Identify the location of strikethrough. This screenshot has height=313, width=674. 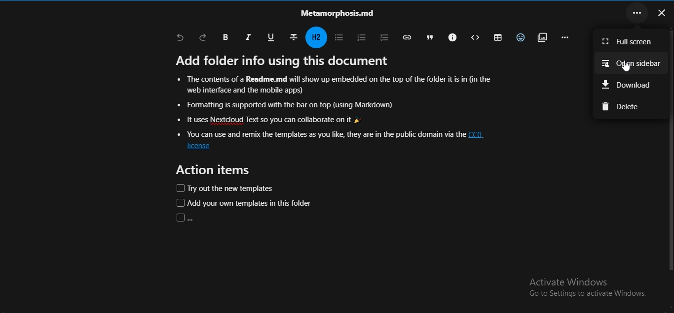
(295, 37).